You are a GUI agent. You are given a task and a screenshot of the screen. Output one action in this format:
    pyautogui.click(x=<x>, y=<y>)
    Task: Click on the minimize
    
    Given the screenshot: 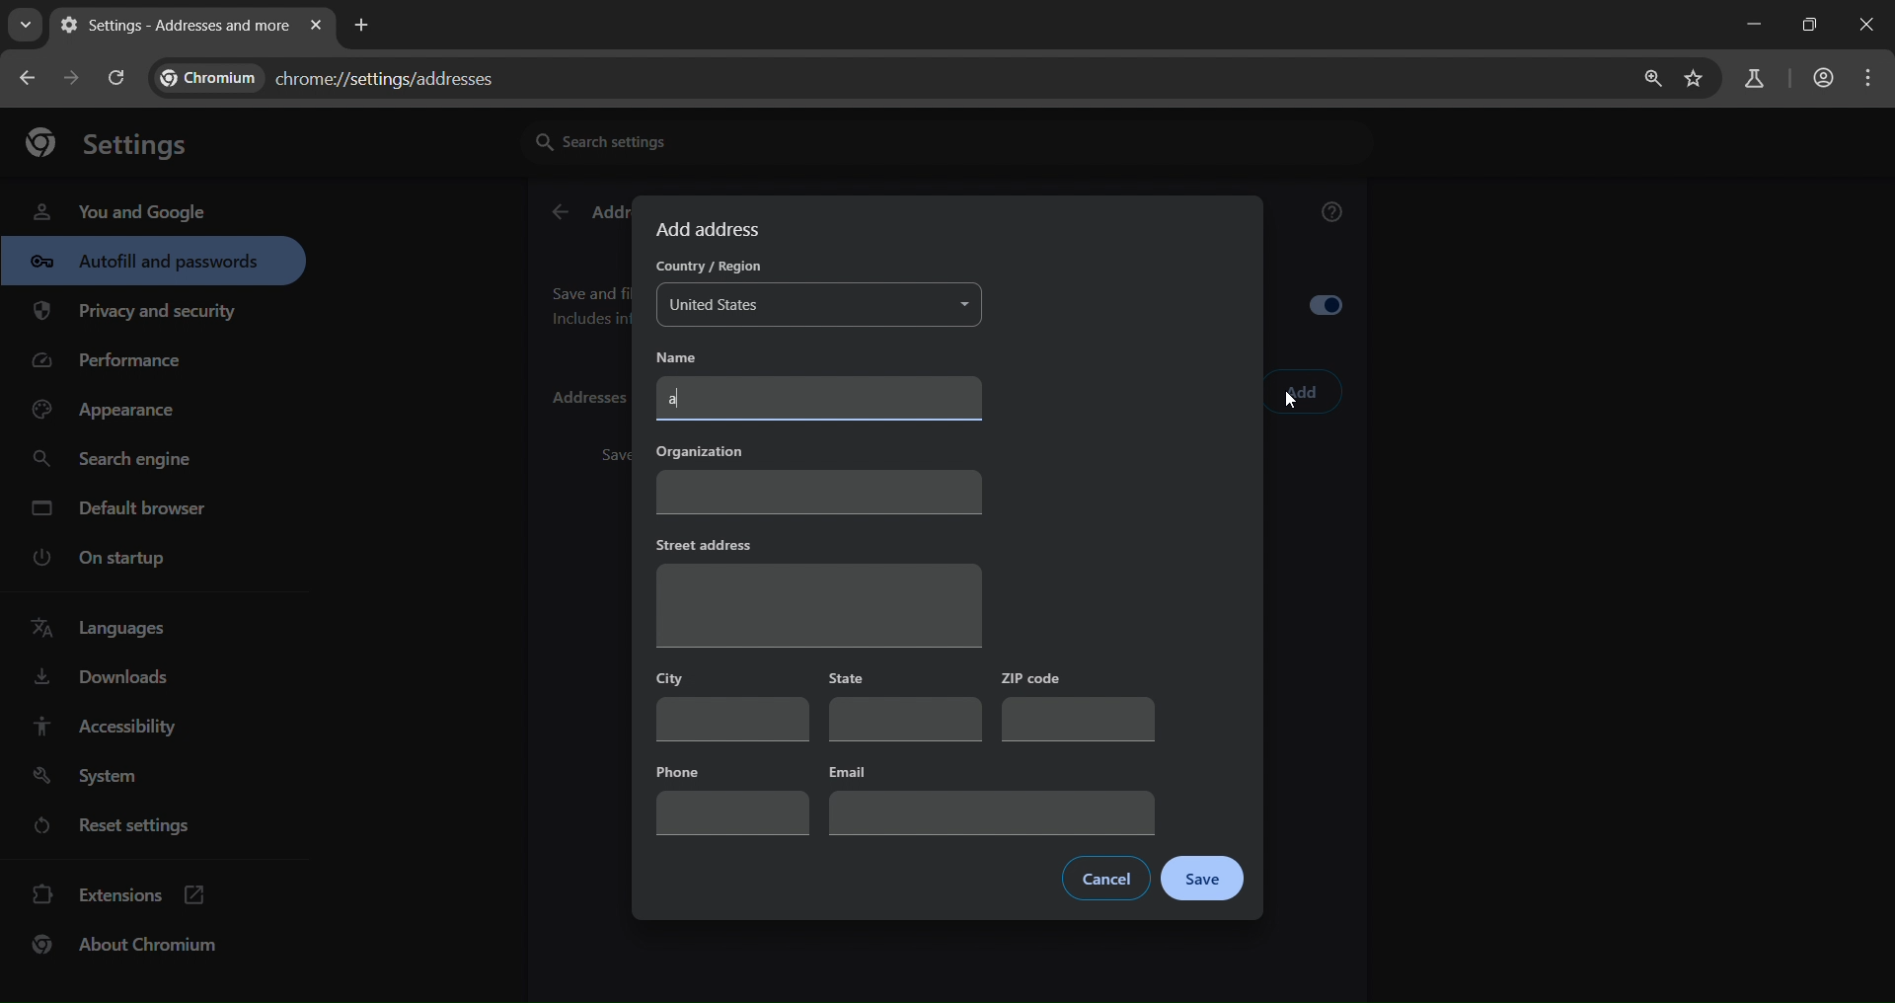 What is the action you would take?
    pyautogui.click(x=1749, y=25)
    